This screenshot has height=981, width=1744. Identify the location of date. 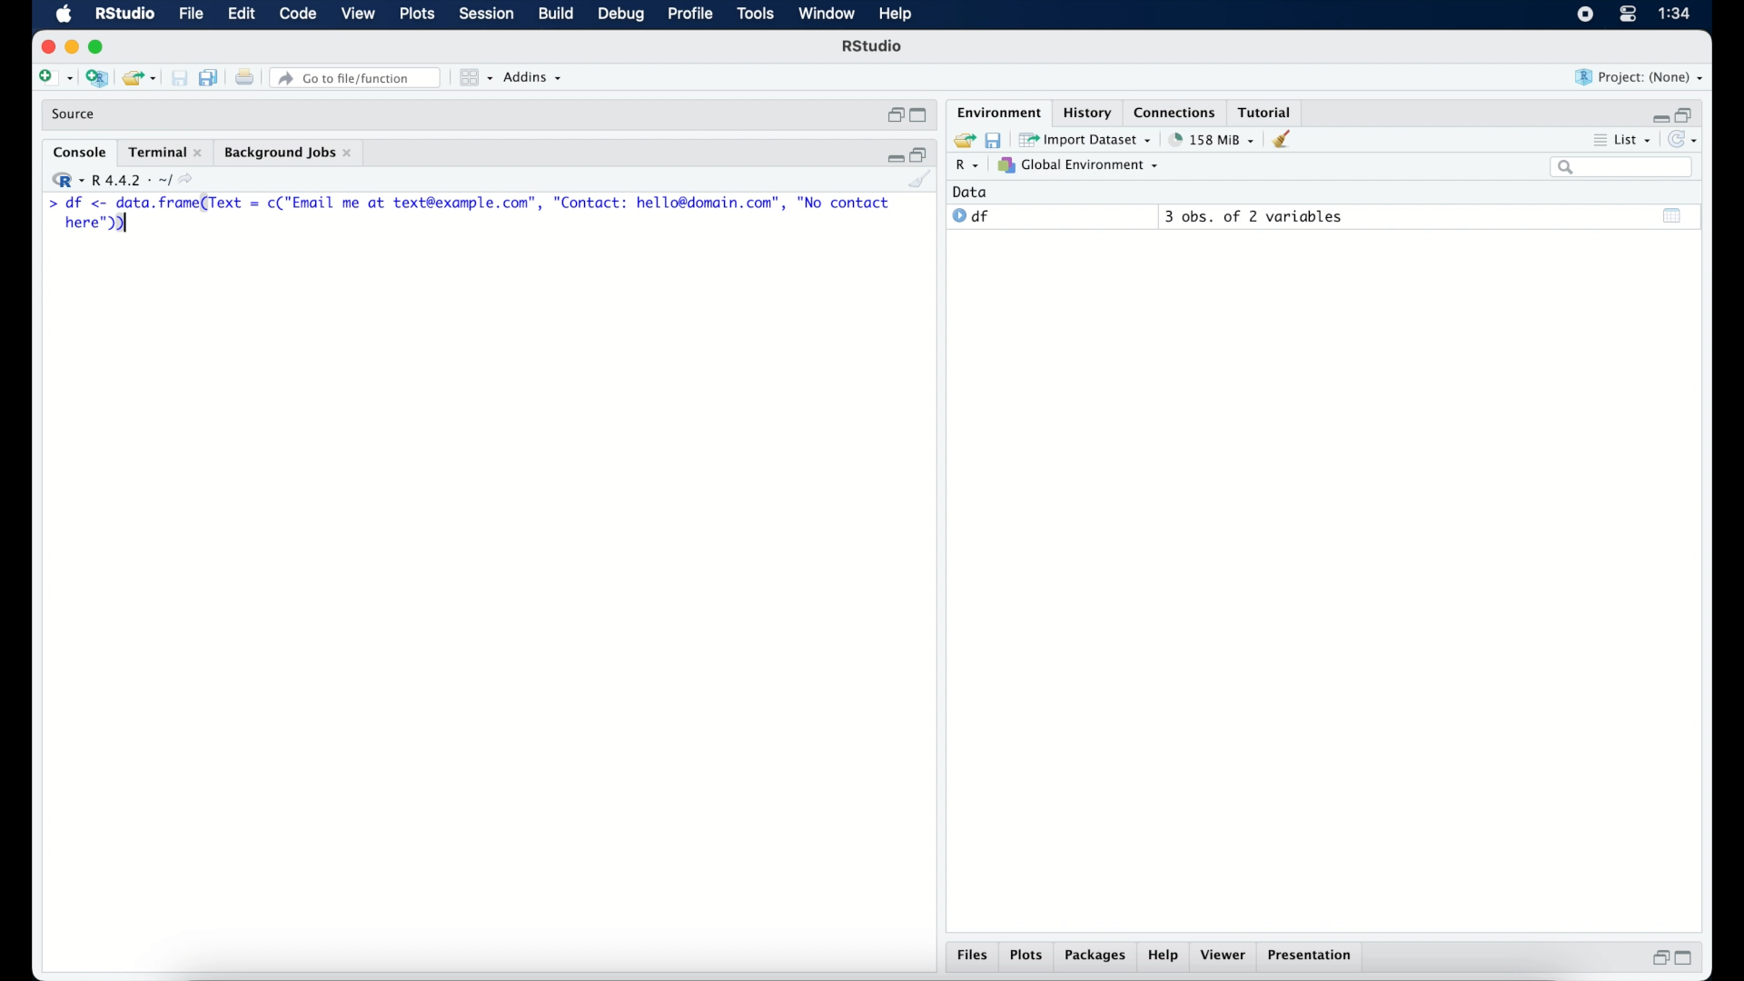
(971, 192).